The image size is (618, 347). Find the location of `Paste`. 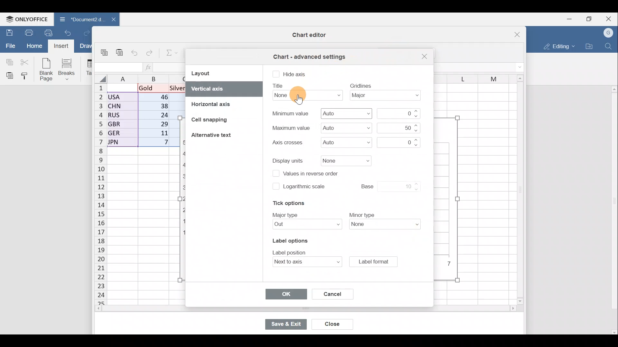

Paste is located at coordinates (121, 51).